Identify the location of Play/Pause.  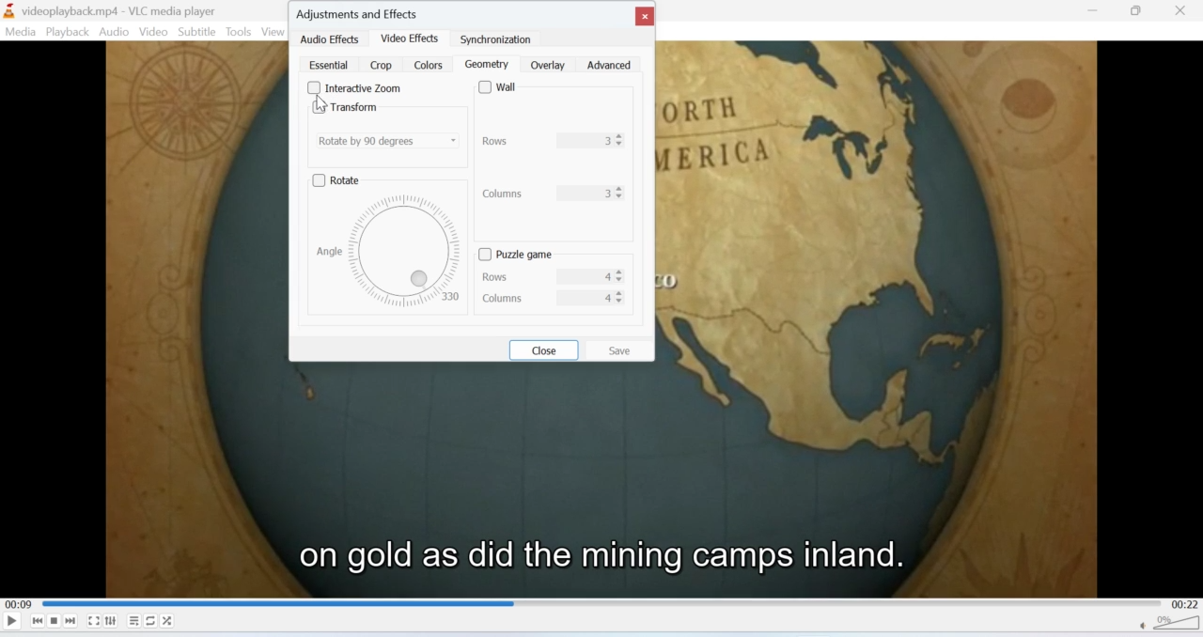
(12, 620).